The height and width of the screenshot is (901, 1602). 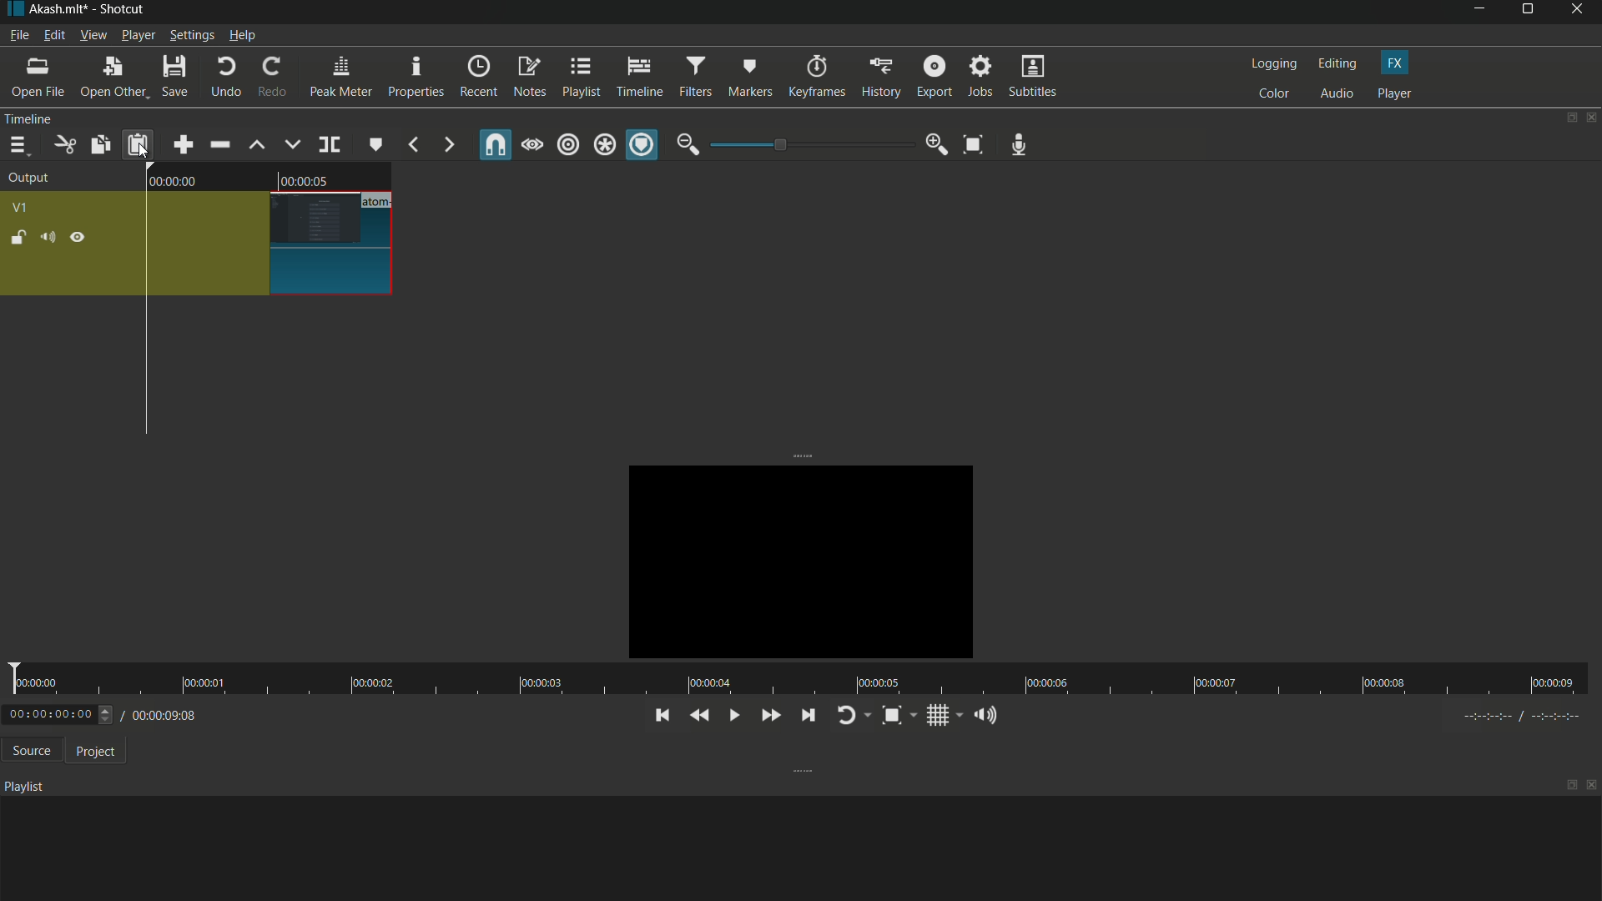 What do you see at coordinates (18, 145) in the screenshot?
I see `timeline menu` at bounding box center [18, 145].